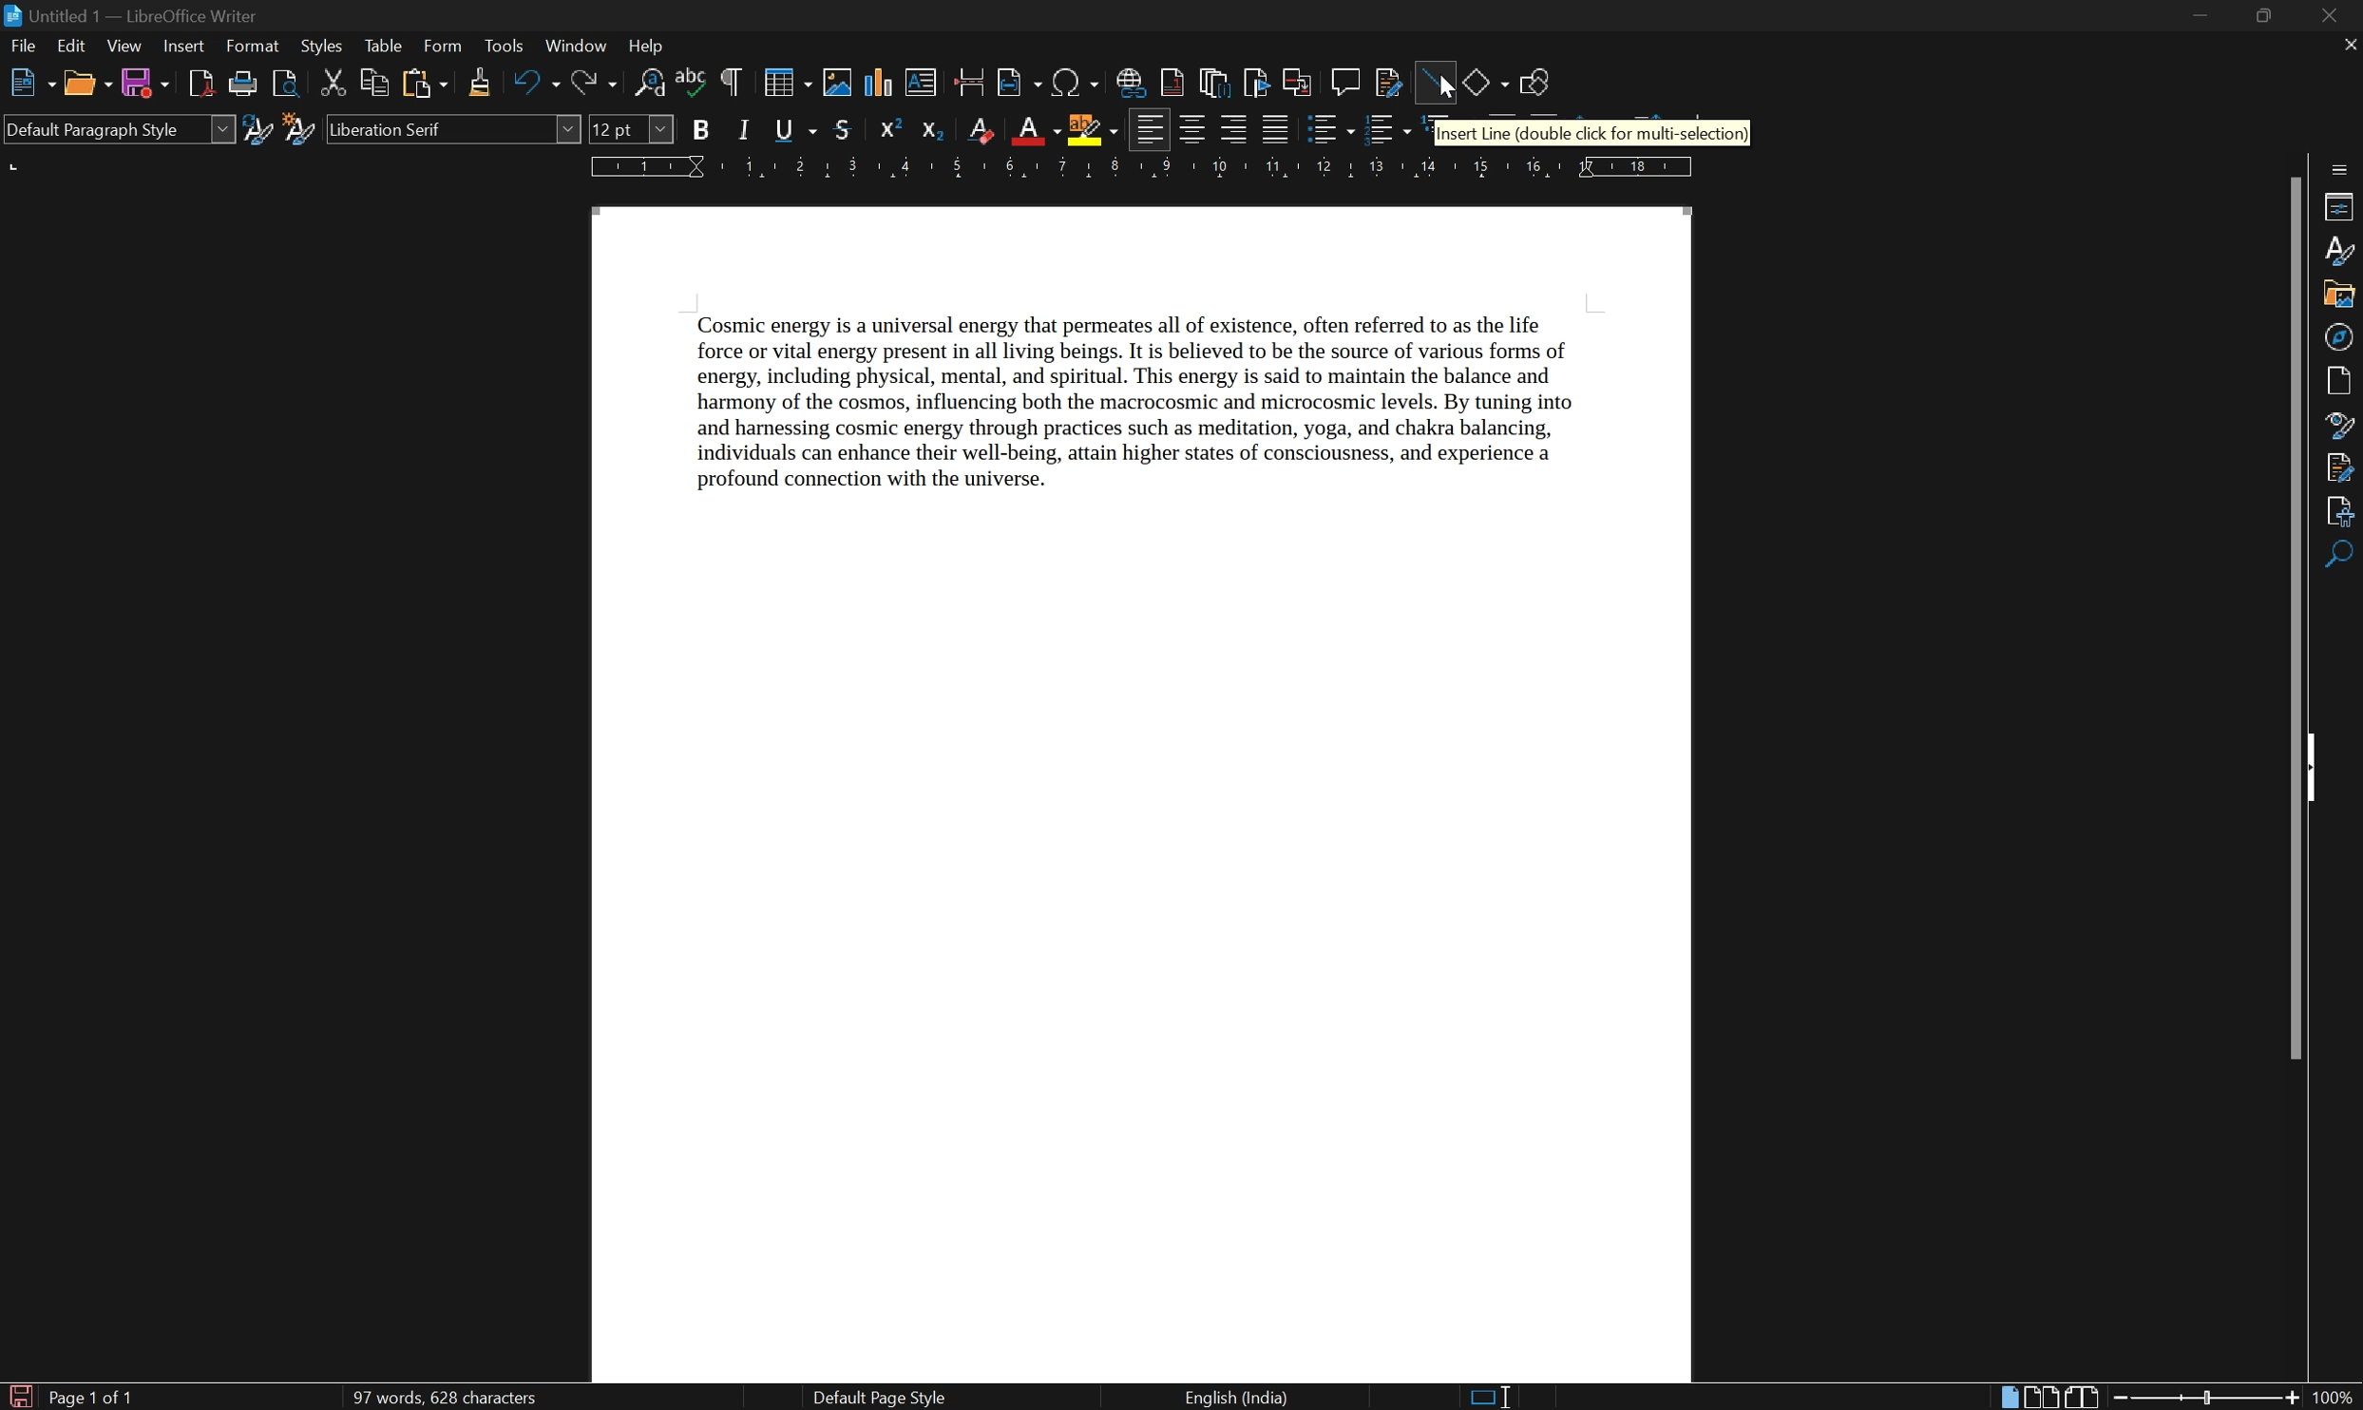 The height and width of the screenshot is (1410, 2363). What do you see at coordinates (1132, 83) in the screenshot?
I see `insert hyperlink` at bounding box center [1132, 83].